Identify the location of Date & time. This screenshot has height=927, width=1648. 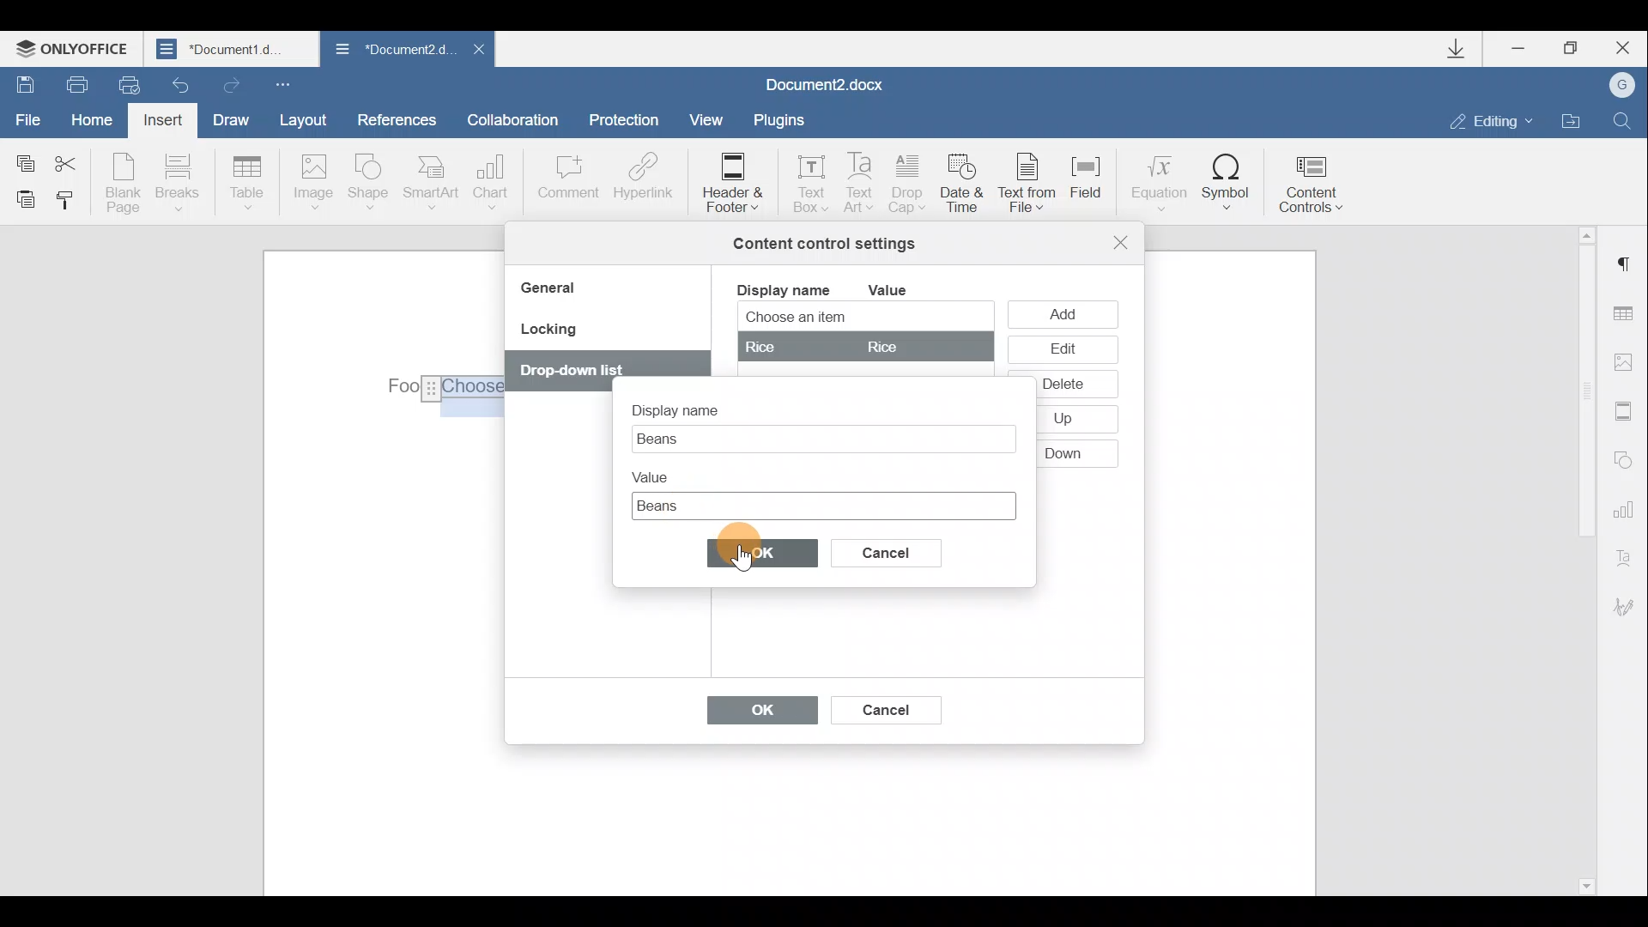
(965, 186).